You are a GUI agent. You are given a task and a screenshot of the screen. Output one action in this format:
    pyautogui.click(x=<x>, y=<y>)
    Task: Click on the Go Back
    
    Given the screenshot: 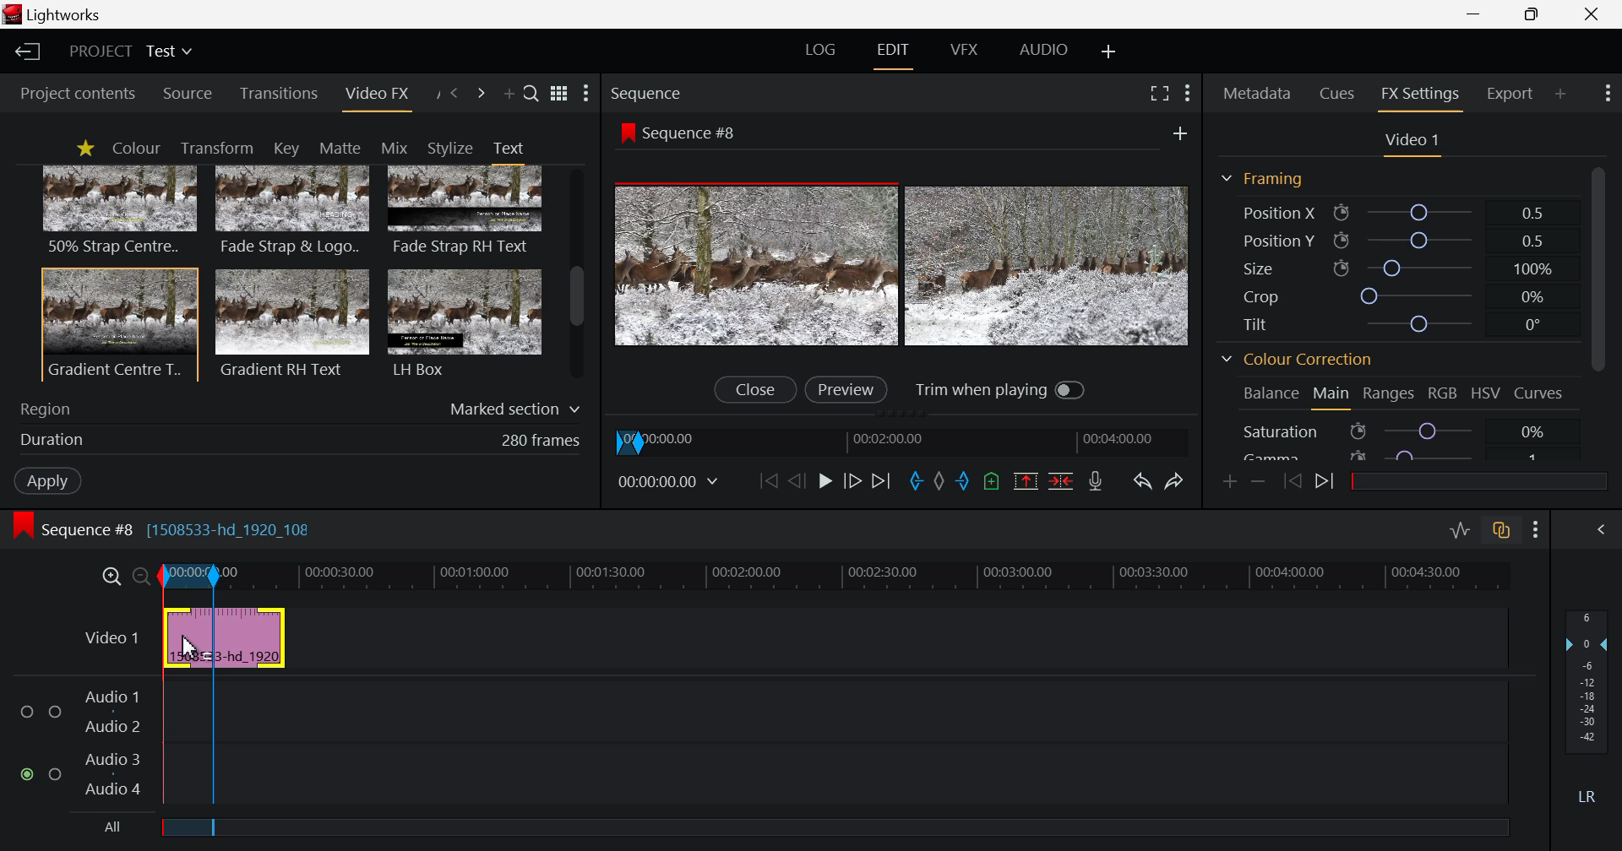 What is the action you would take?
    pyautogui.click(x=797, y=480)
    